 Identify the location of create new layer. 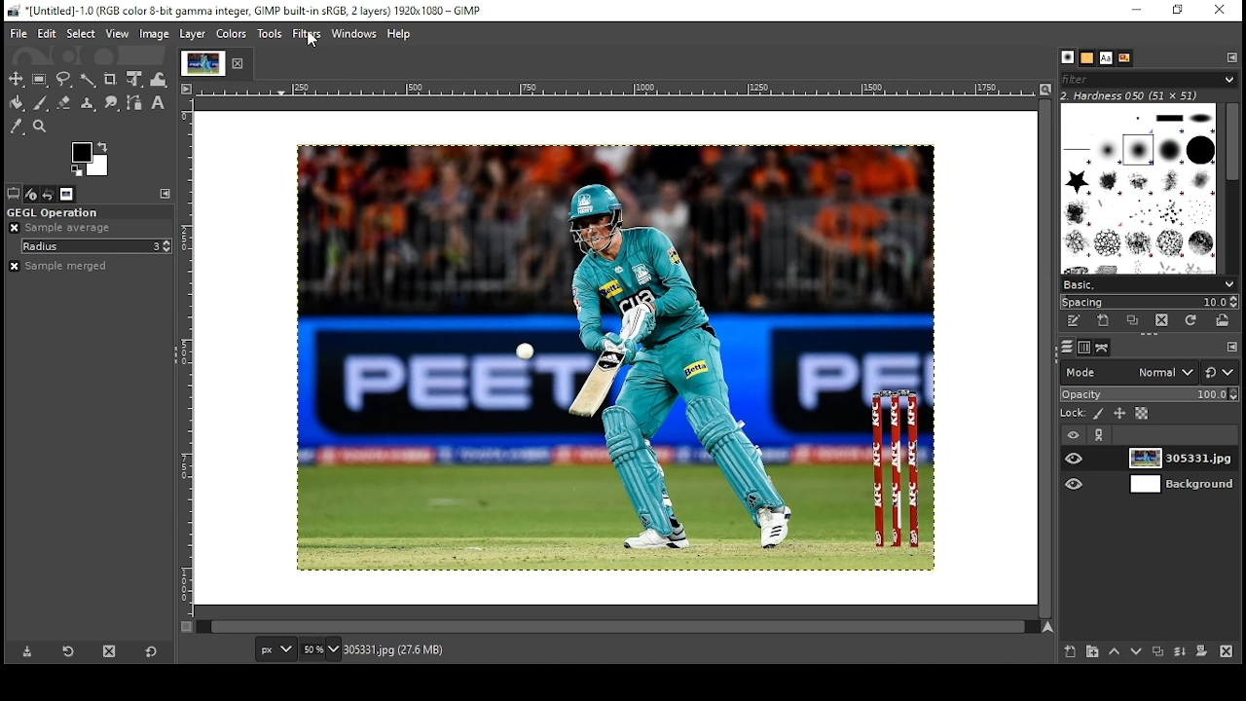
(1071, 652).